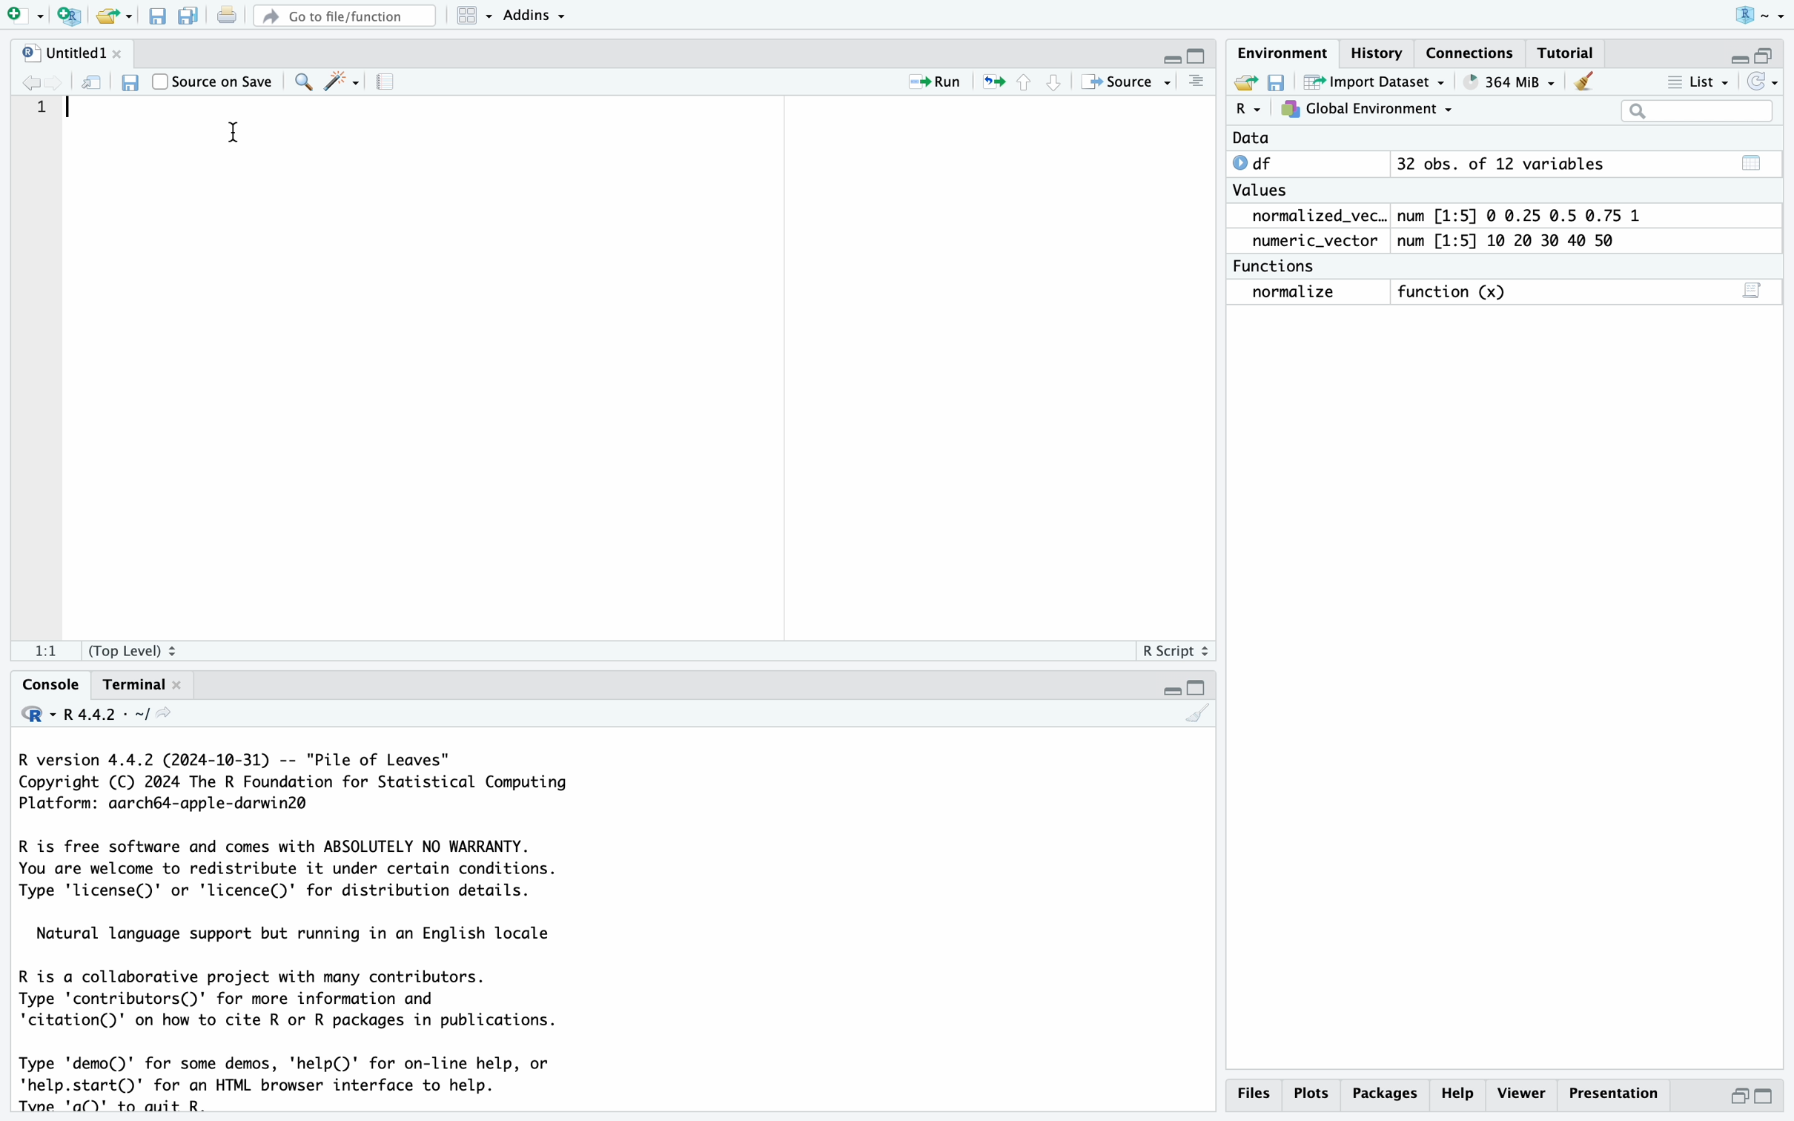  Describe the element at coordinates (1185, 54) in the screenshot. I see `Fullscreen` at that location.